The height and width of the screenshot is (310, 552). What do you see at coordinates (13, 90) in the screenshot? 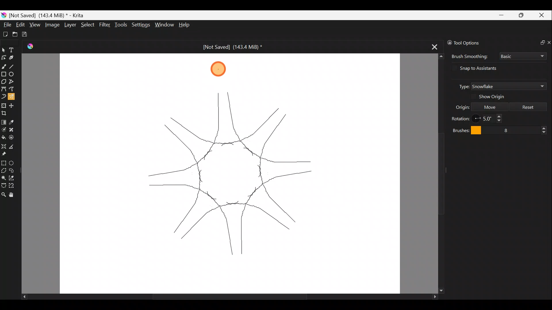
I see `Freehand path tool` at bounding box center [13, 90].